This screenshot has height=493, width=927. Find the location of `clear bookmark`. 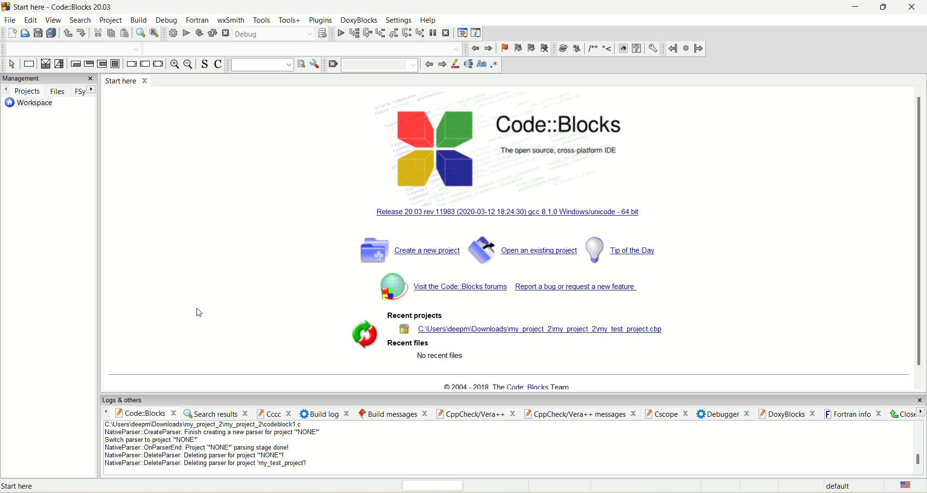

clear bookmark is located at coordinates (545, 49).